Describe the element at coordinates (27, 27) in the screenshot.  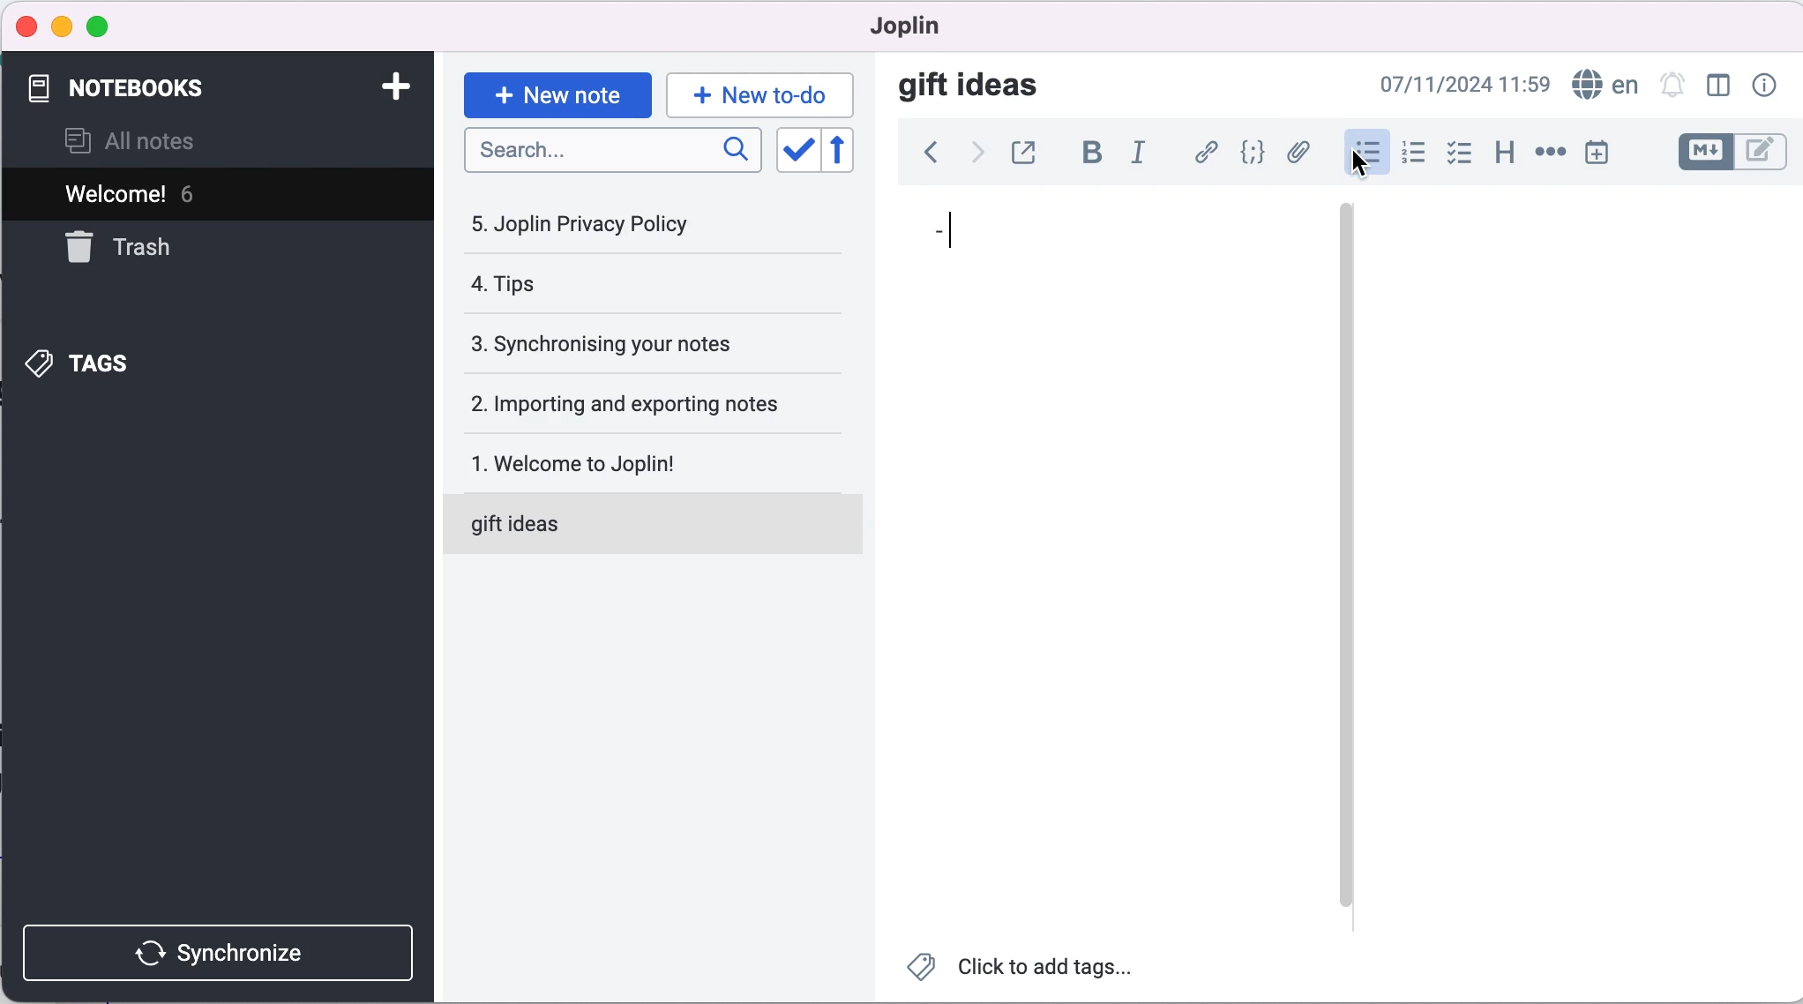
I see `close` at that location.